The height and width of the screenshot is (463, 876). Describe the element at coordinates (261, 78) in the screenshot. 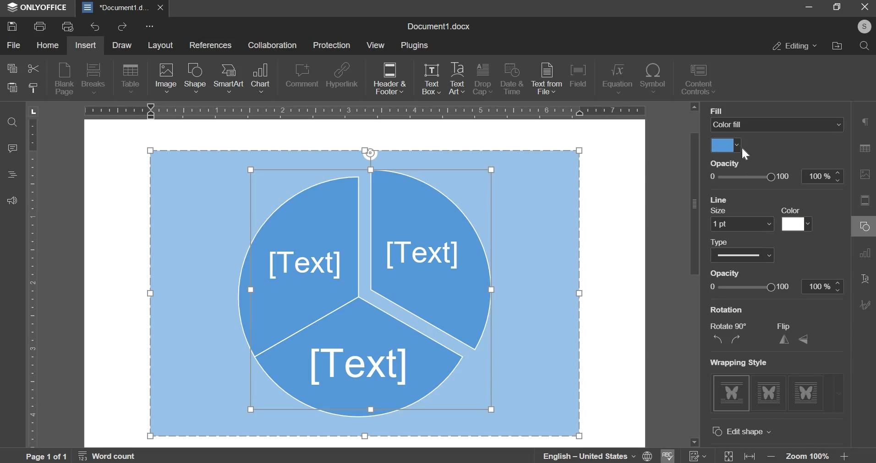

I see `chart` at that location.